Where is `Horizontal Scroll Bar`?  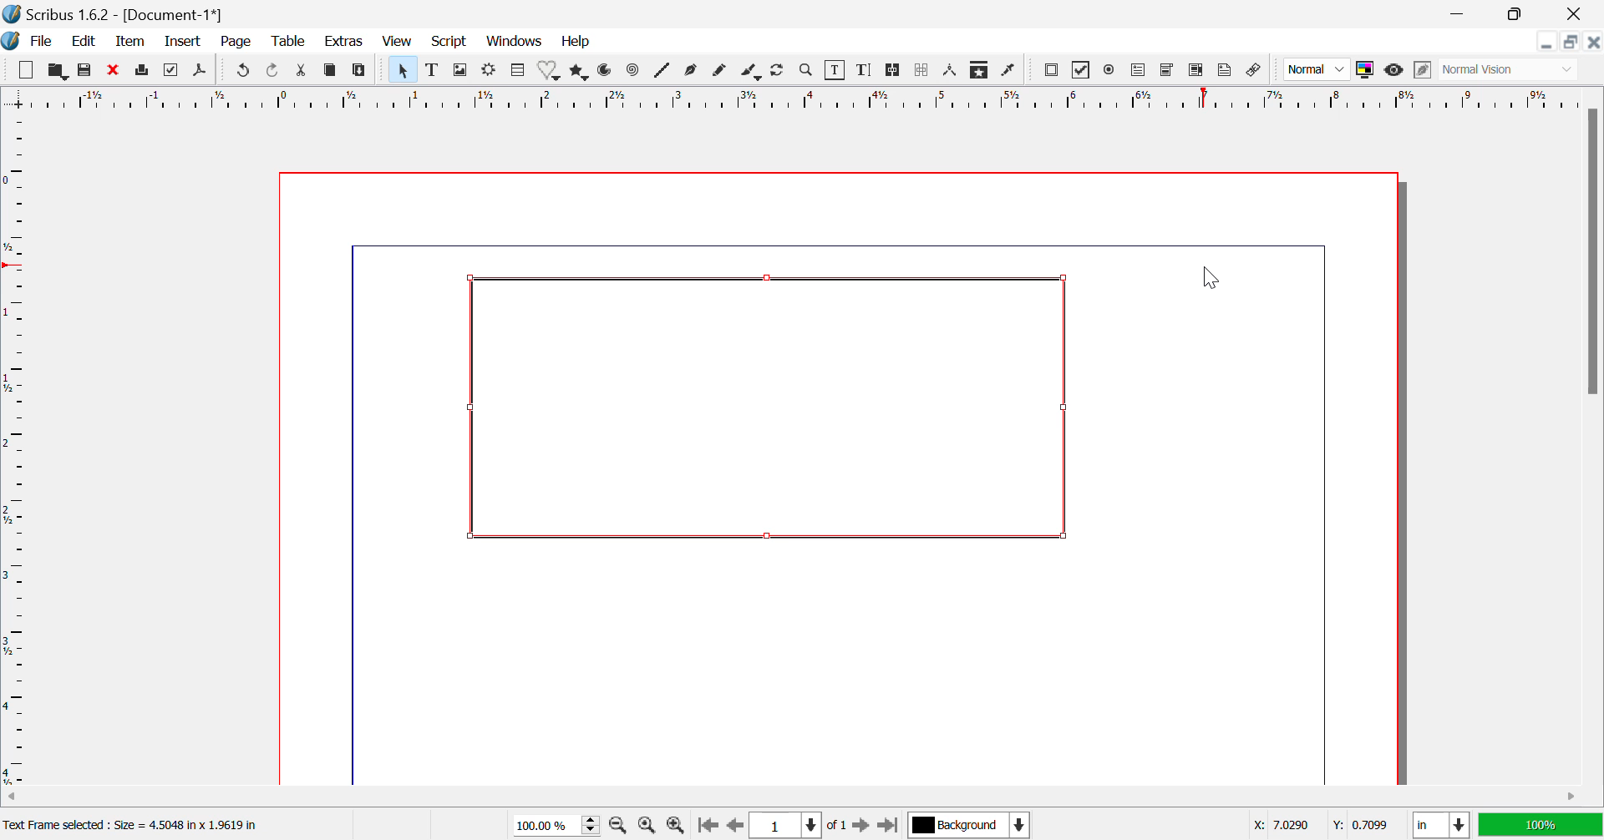 Horizontal Scroll Bar is located at coordinates (780, 797).